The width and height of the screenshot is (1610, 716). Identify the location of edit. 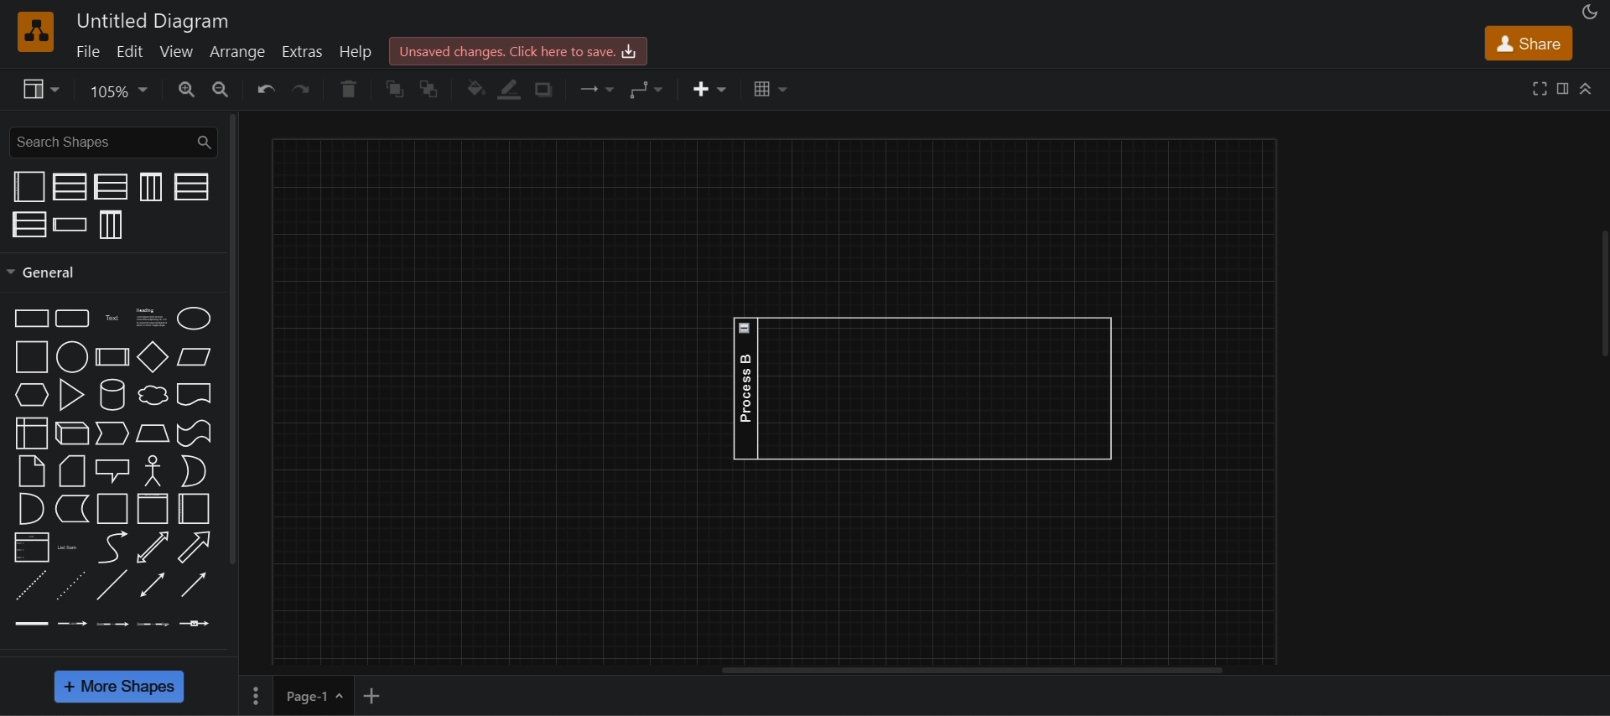
(128, 51).